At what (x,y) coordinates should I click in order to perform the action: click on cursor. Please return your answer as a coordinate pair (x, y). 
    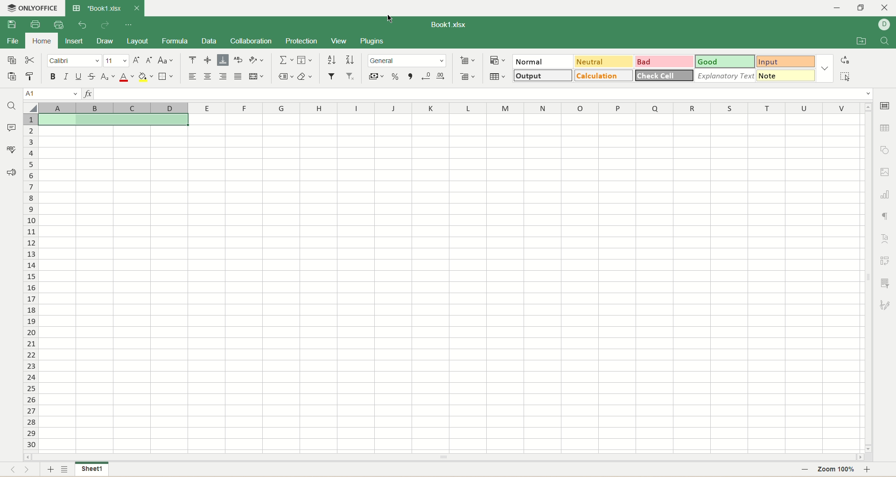
    Looking at the image, I should click on (388, 19).